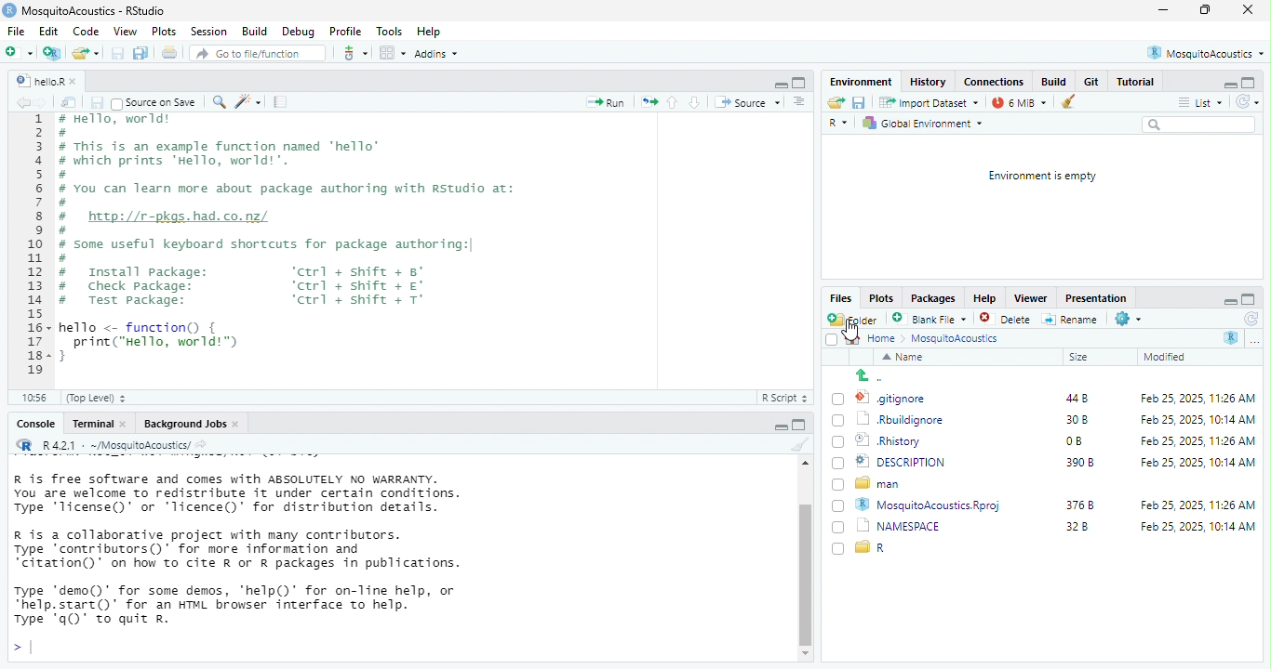 The image size is (1271, 669). I want to click on typing cursor, so click(28, 647).